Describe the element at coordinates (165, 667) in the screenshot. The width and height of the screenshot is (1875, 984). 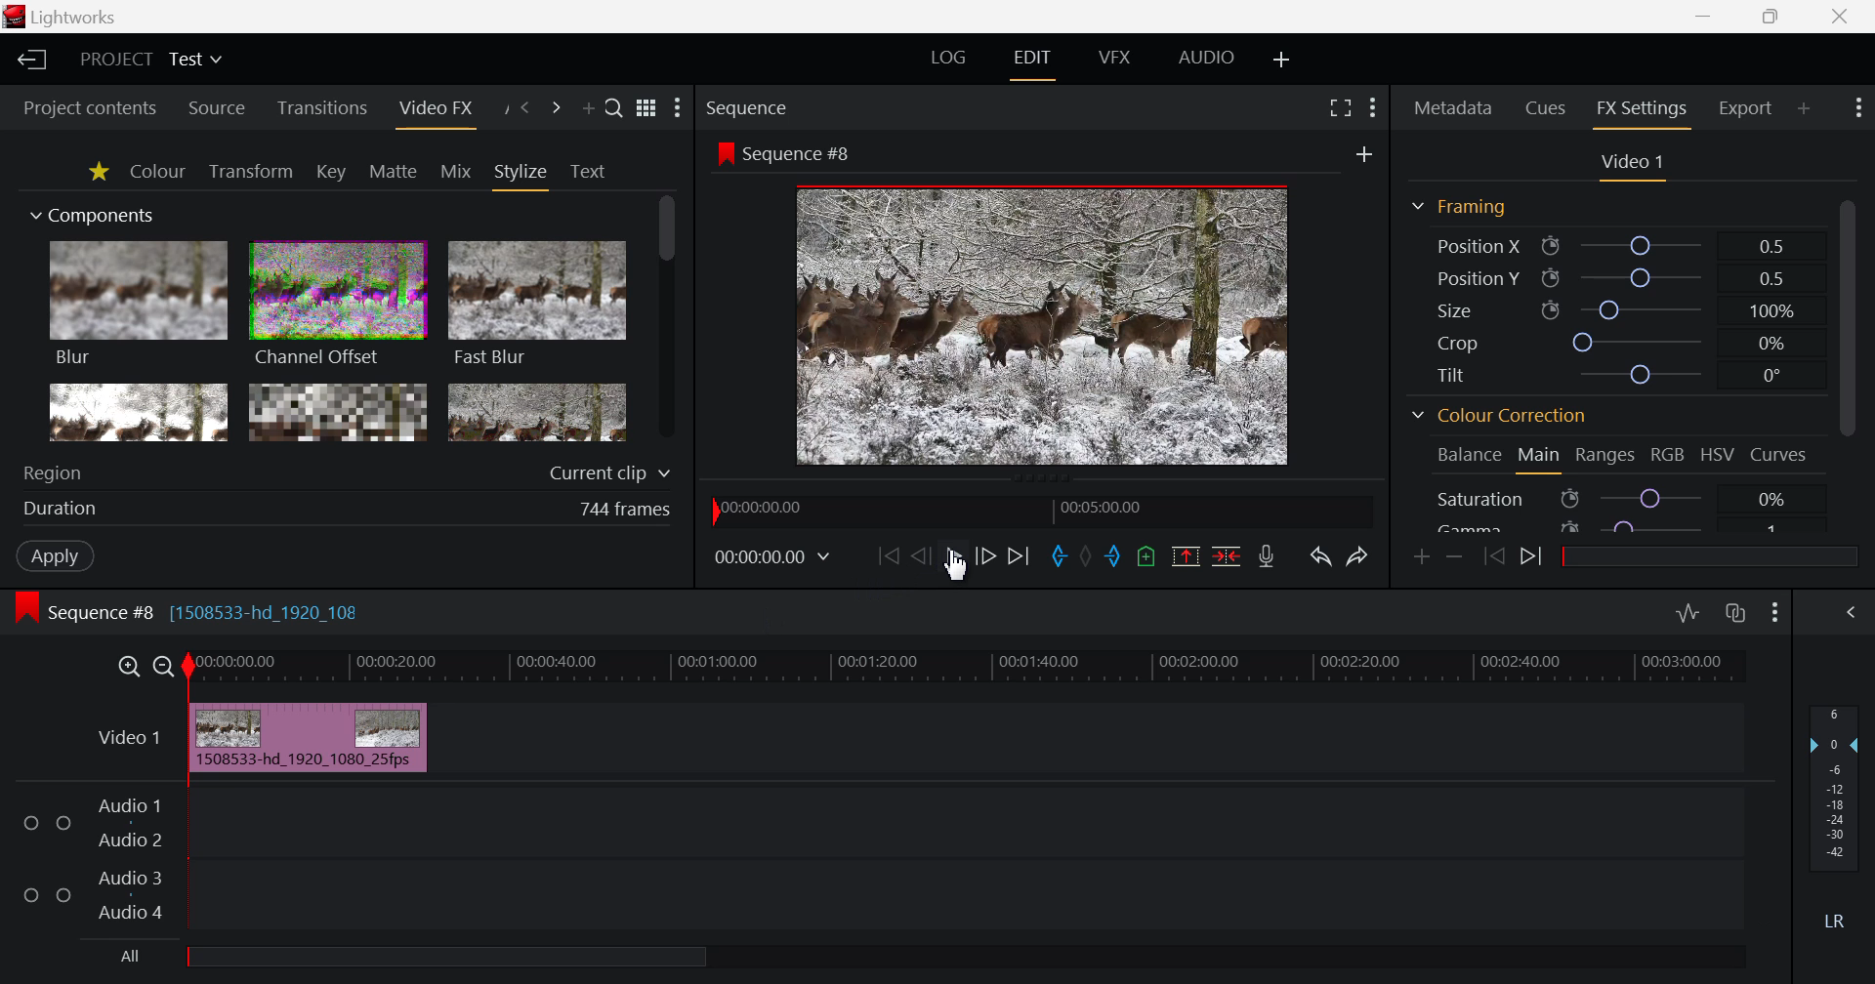
I see `Timeline Zoom Out` at that location.